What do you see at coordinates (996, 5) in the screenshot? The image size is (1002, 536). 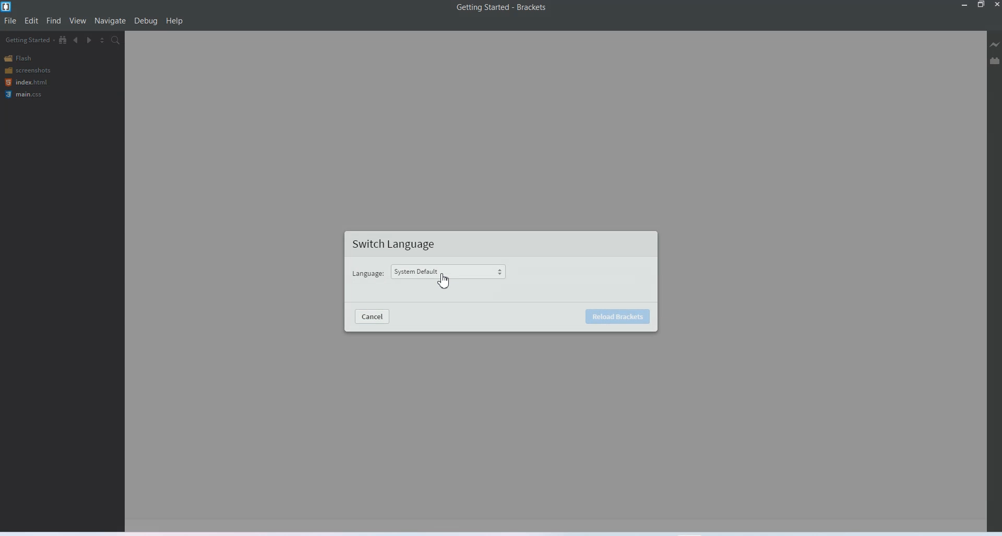 I see `Close` at bounding box center [996, 5].